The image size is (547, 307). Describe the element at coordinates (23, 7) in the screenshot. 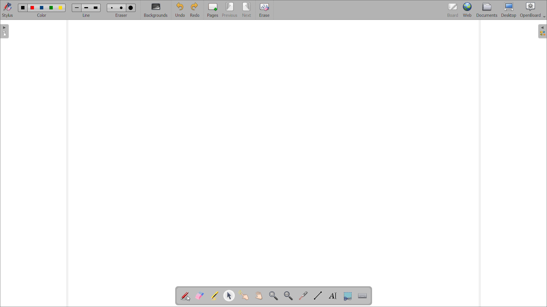

I see `color` at that location.